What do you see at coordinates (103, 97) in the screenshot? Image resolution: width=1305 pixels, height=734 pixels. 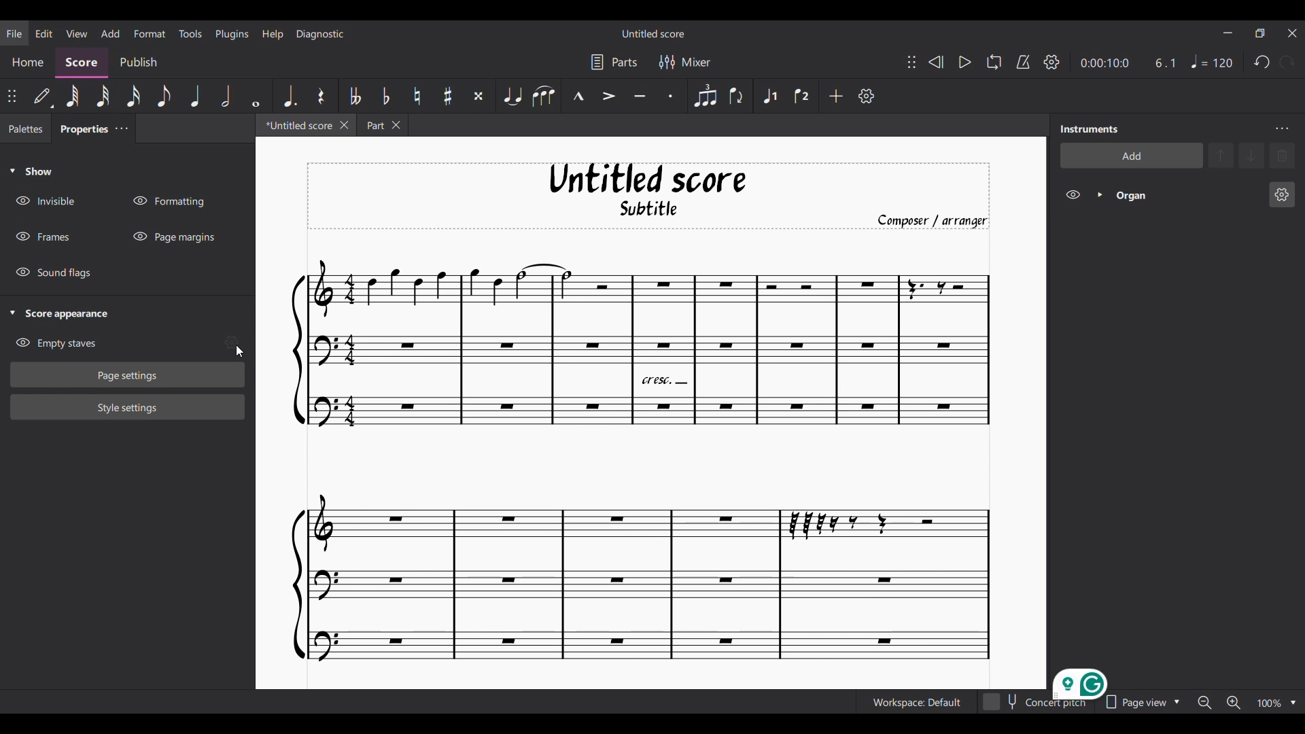 I see `32nd note` at bounding box center [103, 97].